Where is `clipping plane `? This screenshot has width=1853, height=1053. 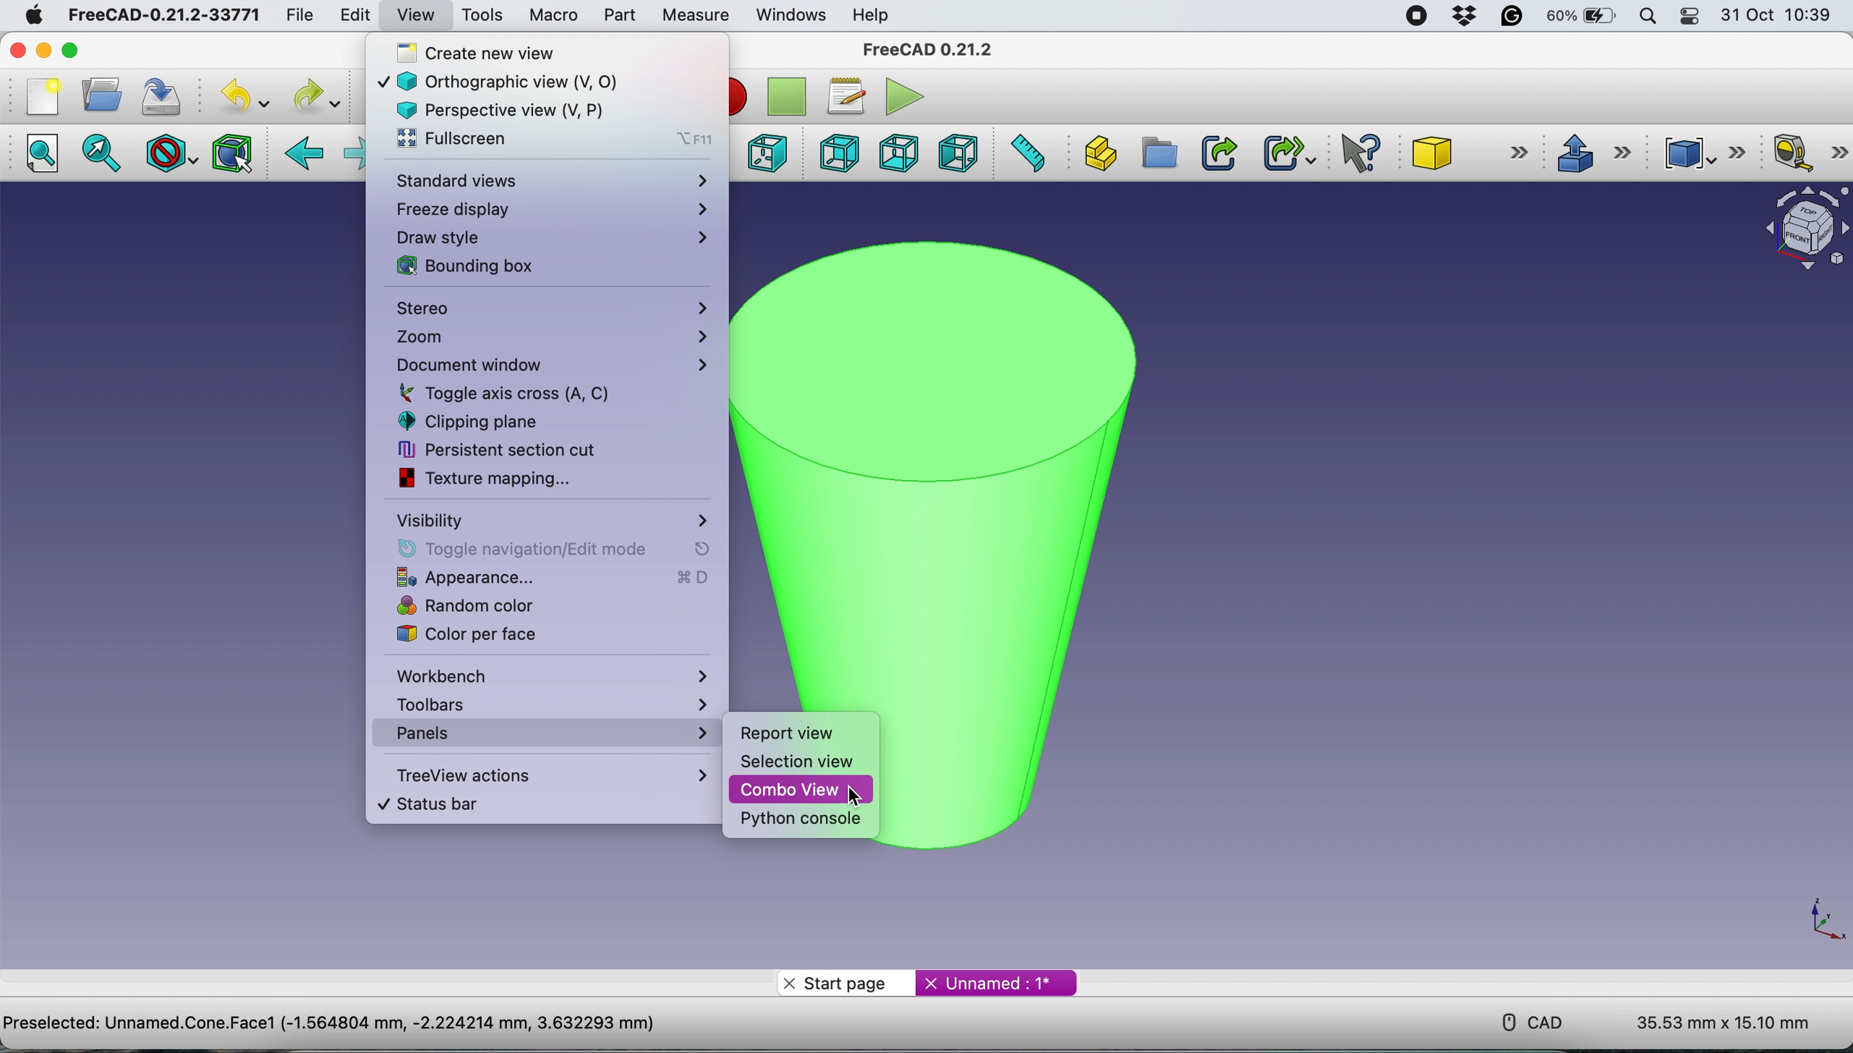
clipping plane  is located at coordinates (515, 421).